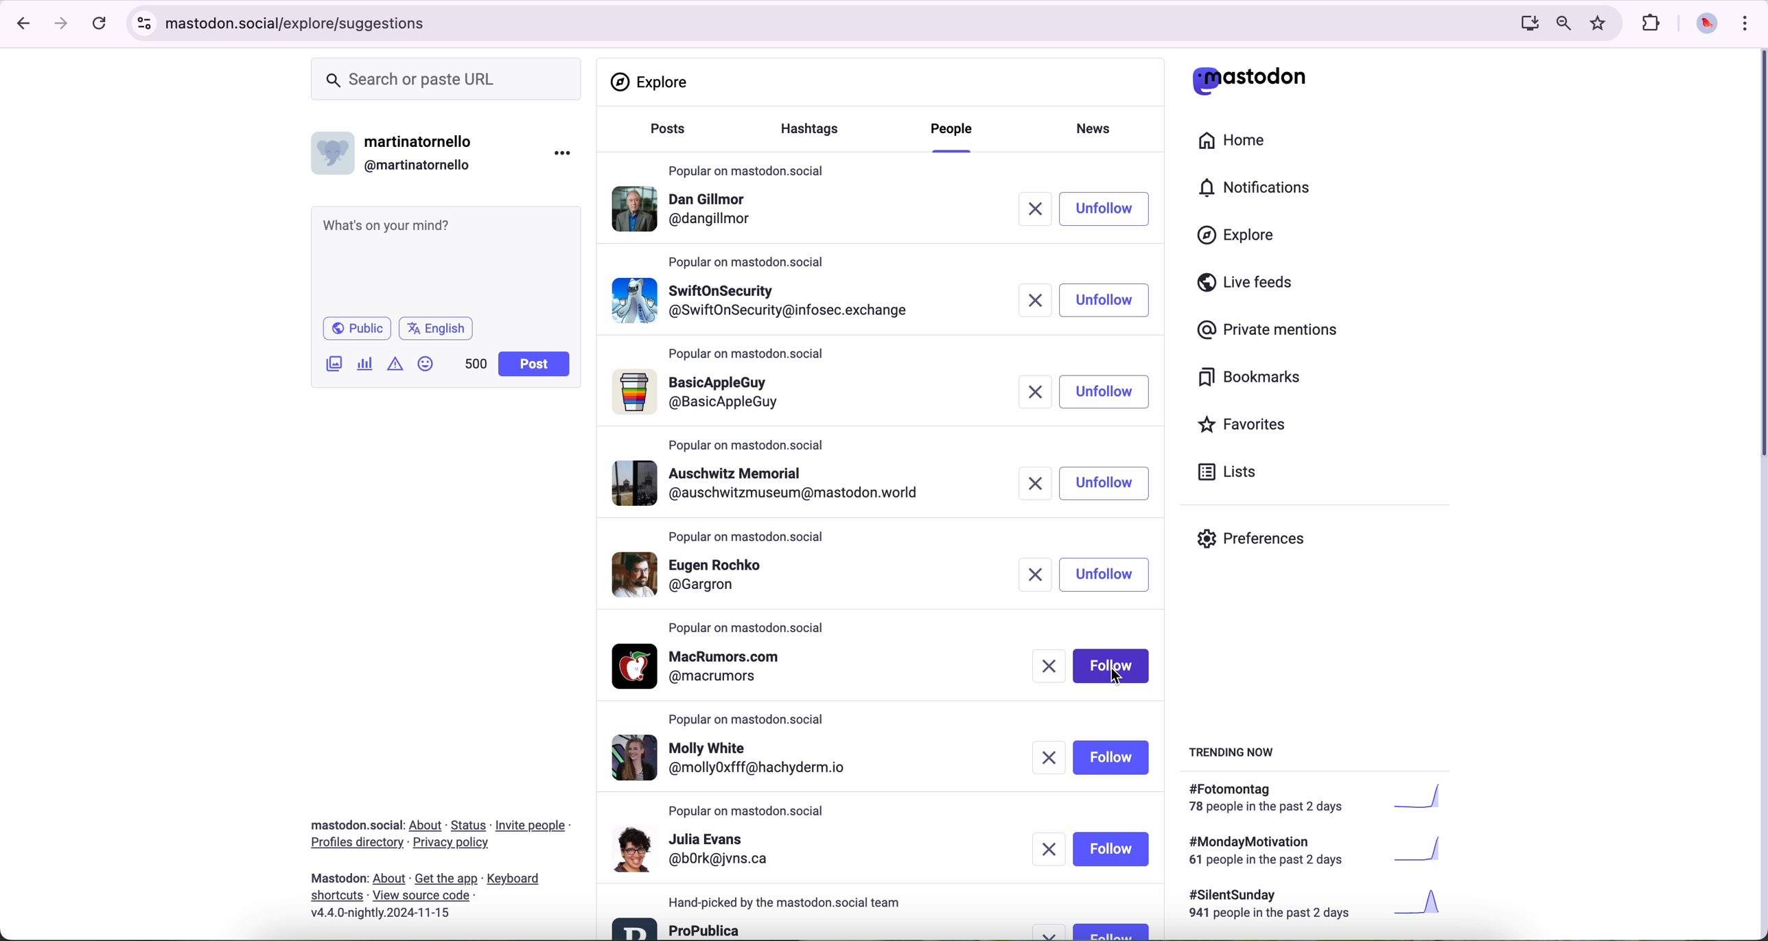 The width and height of the screenshot is (1768, 941). Describe the element at coordinates (748, 355) in the screenshot. I see `popular on mastodon.social` at that location.